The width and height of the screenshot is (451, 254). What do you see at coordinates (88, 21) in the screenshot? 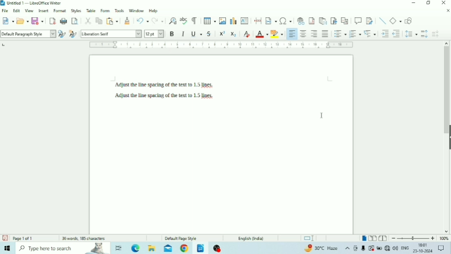
I see `Cut` at bounding box center [88, 21].